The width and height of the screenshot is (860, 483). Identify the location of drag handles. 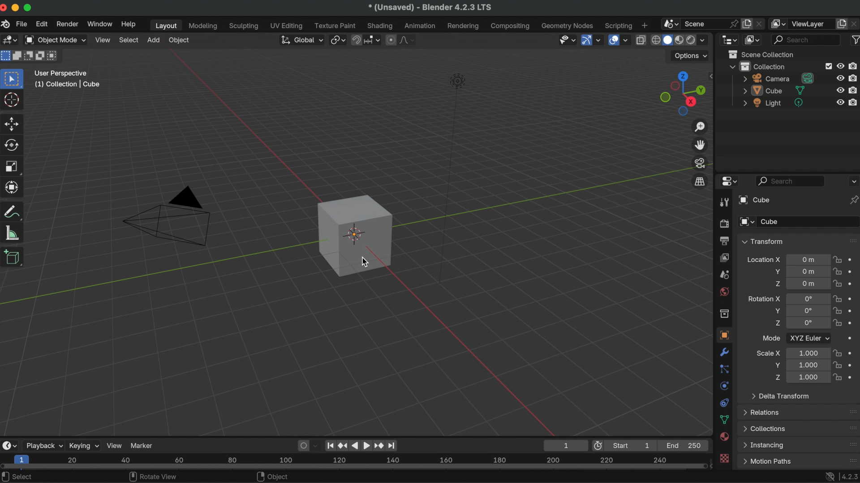
(851, 428).